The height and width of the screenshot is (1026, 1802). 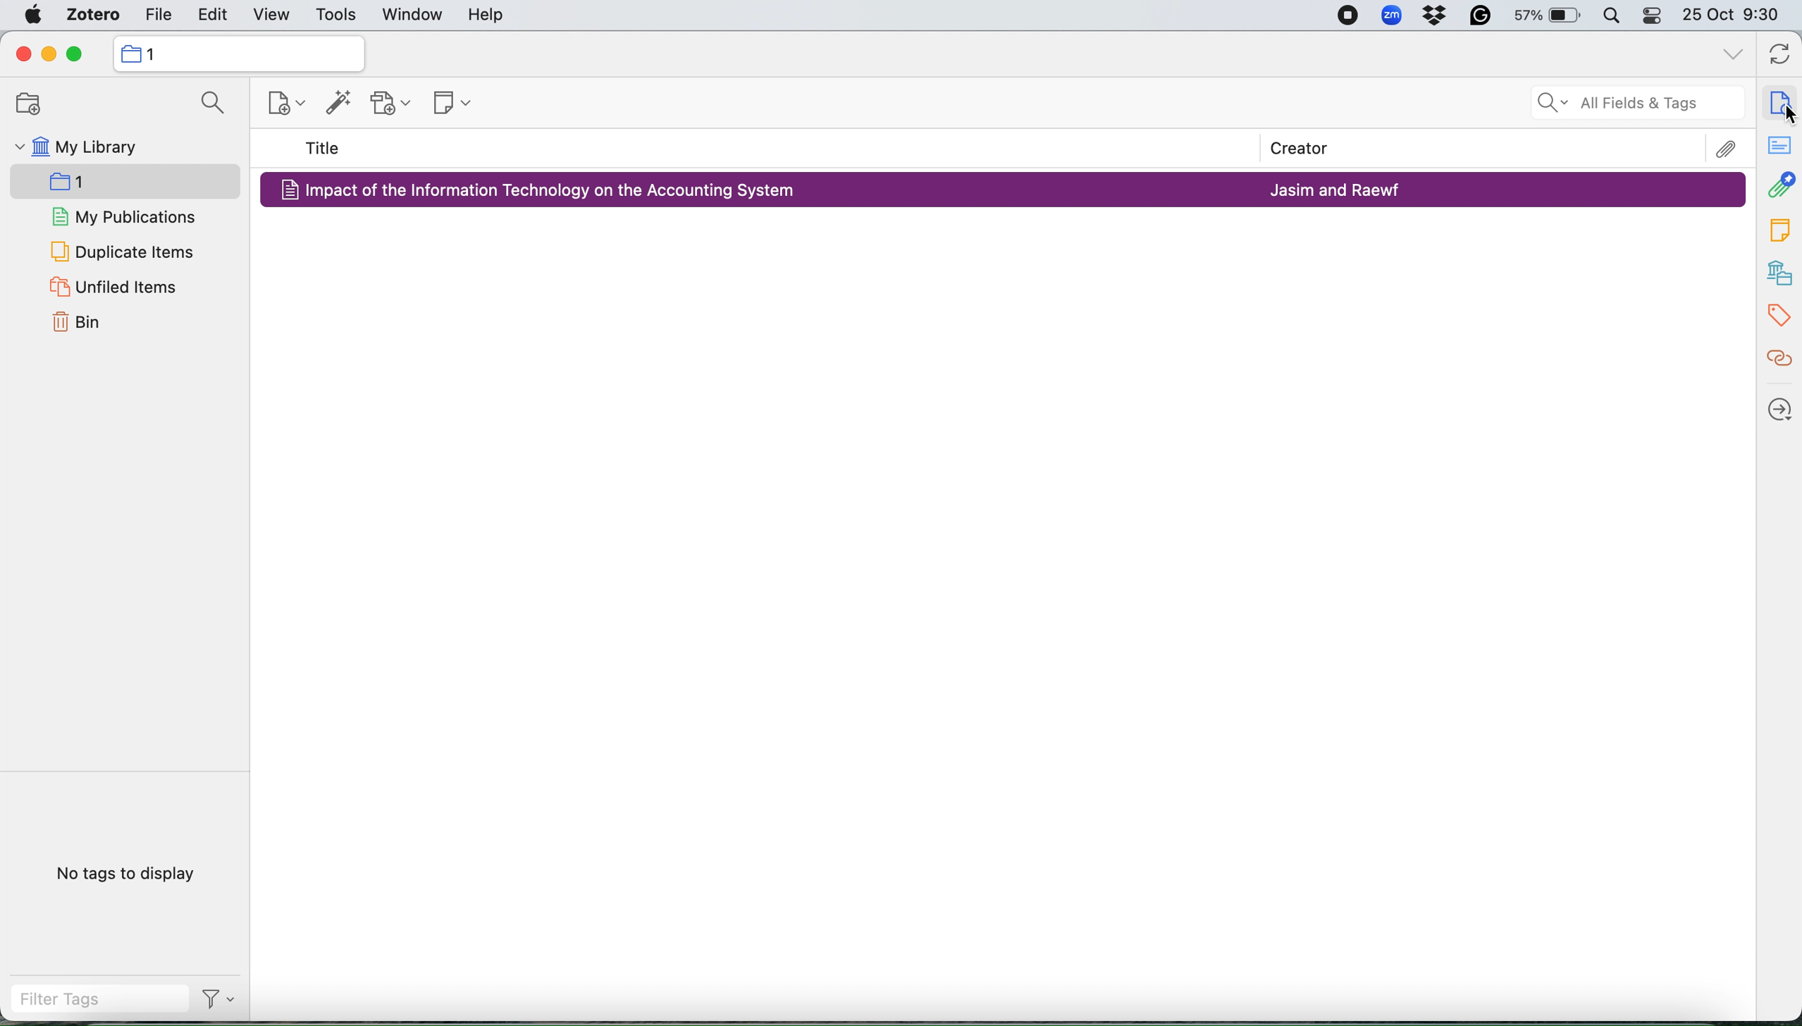 What do you see at coordinates (108, 150) in the screenshot?
I see `my library` at bounding box center [108, 150].